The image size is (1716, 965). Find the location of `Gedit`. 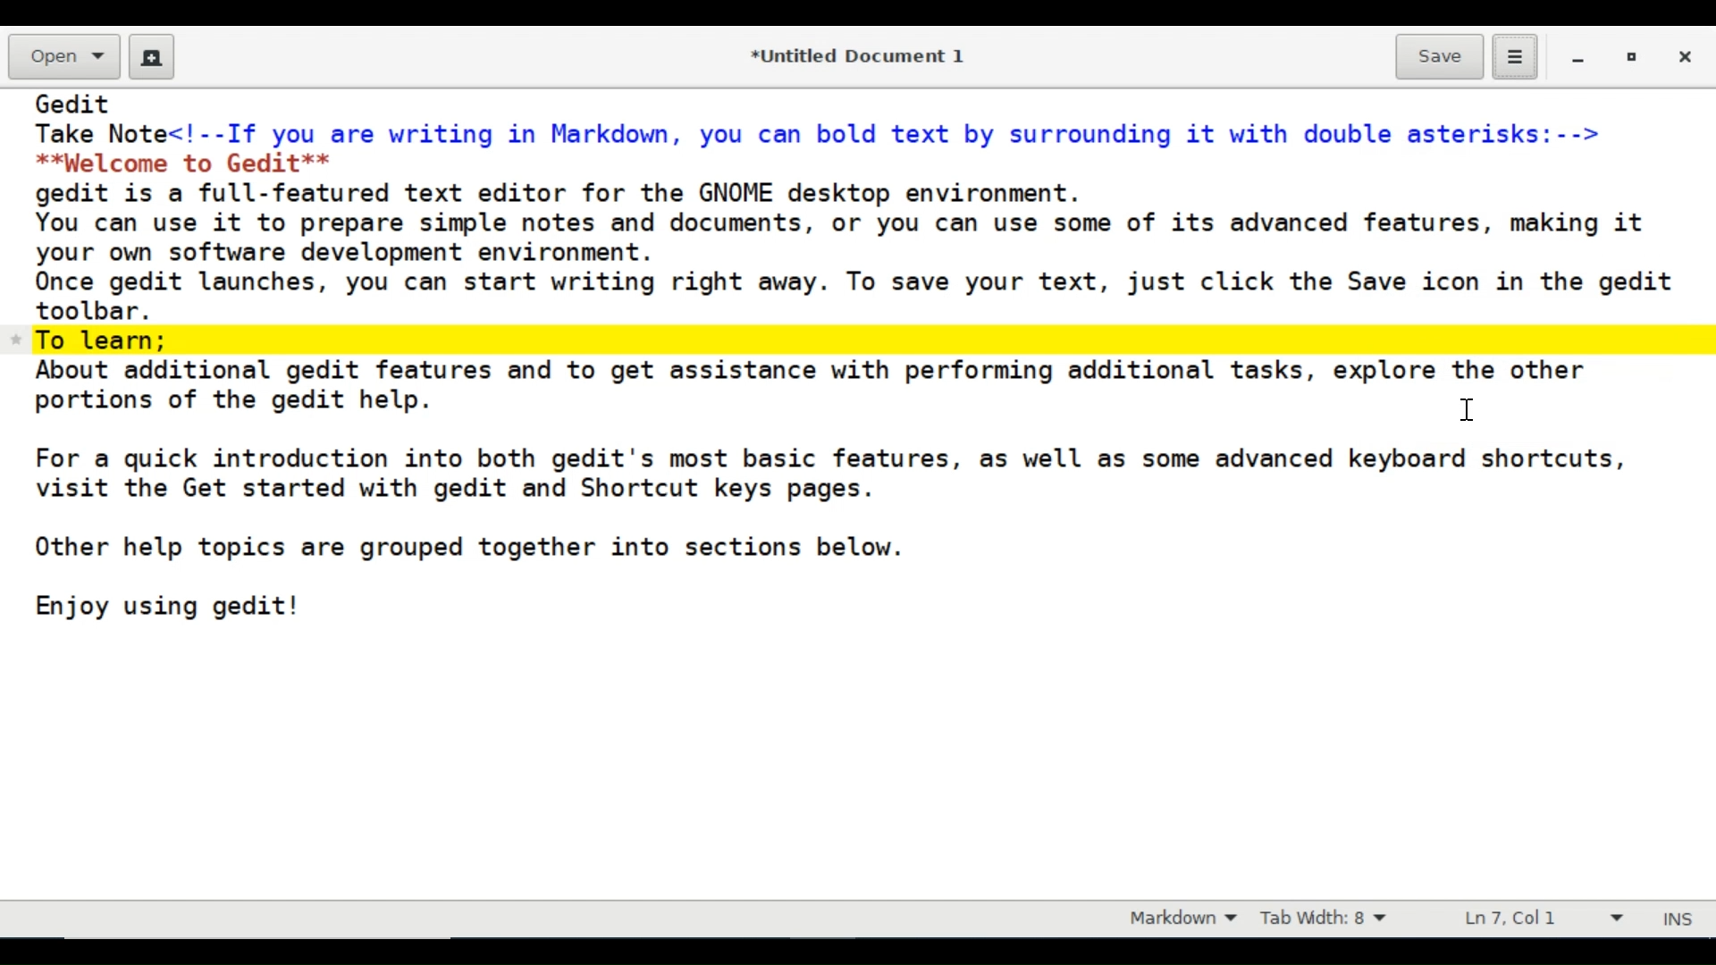

Gedit is located at coordinates (75, 103).